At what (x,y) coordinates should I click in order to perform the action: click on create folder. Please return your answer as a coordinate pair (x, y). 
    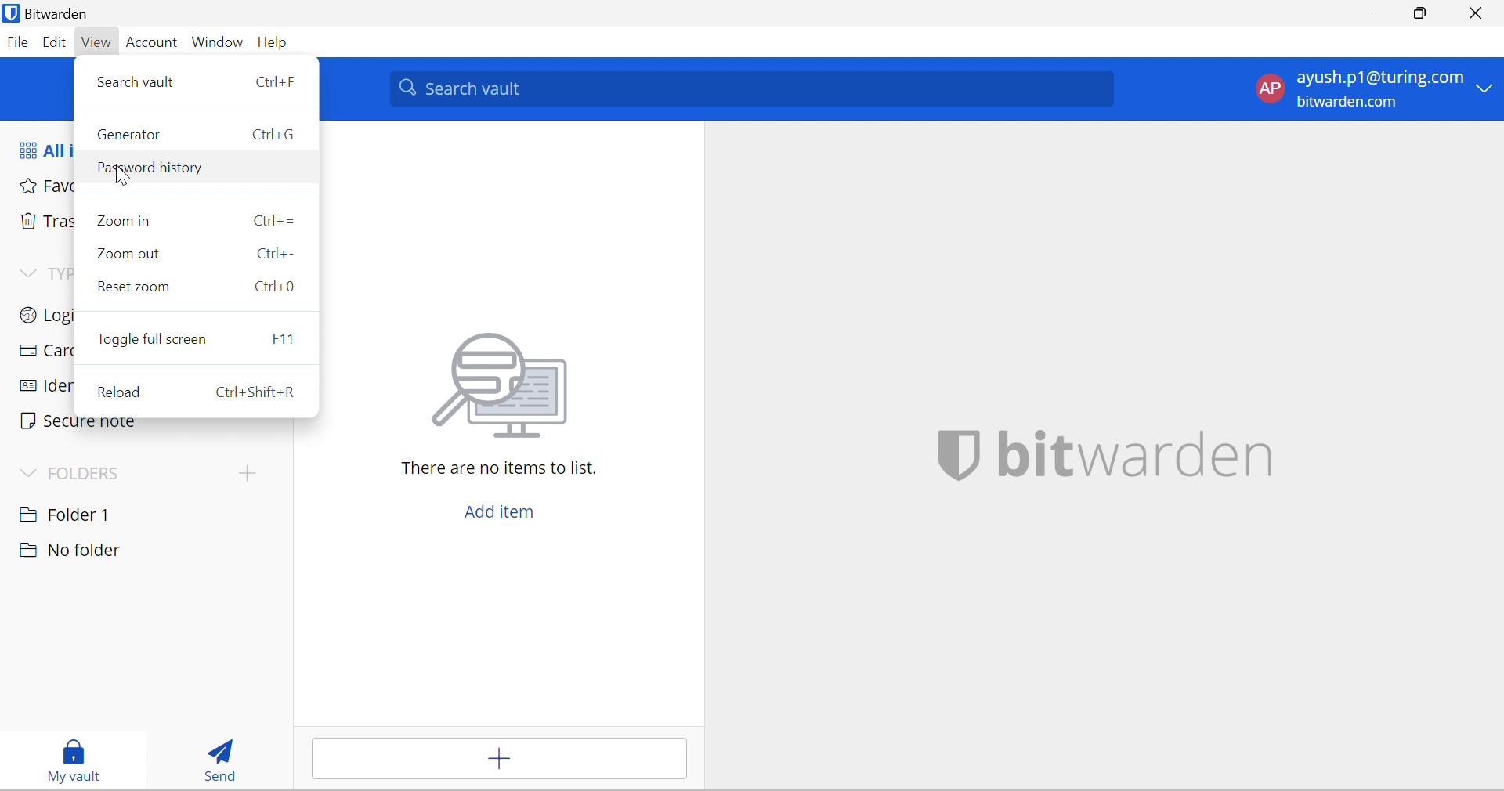
    Looking at the image, I should click on (243, 476).